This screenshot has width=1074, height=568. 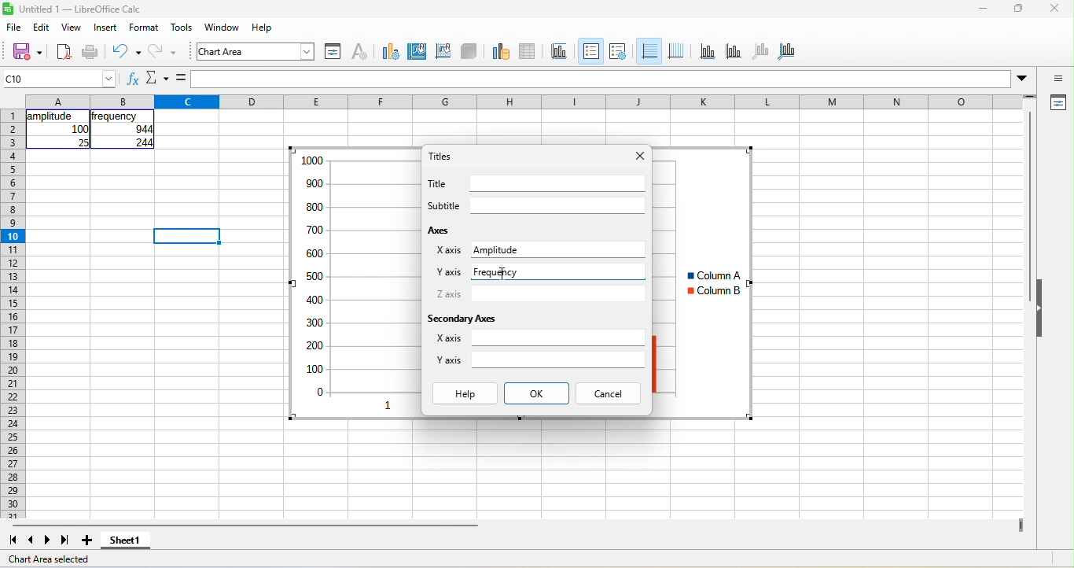 I want to click on X axis, so click(x=449, y=250).